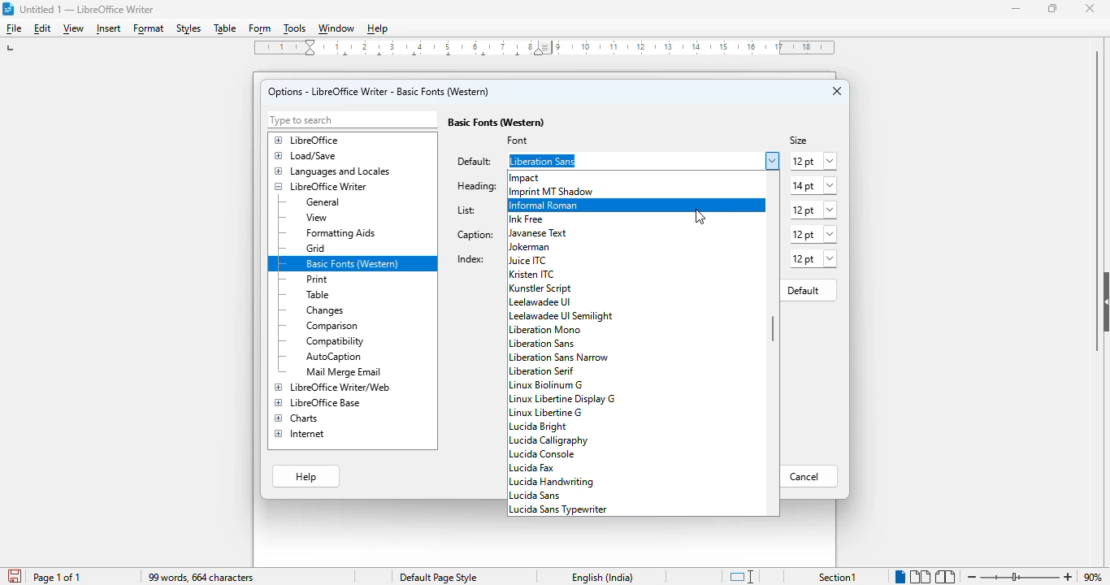  I want to click on help, so click(305, 476).